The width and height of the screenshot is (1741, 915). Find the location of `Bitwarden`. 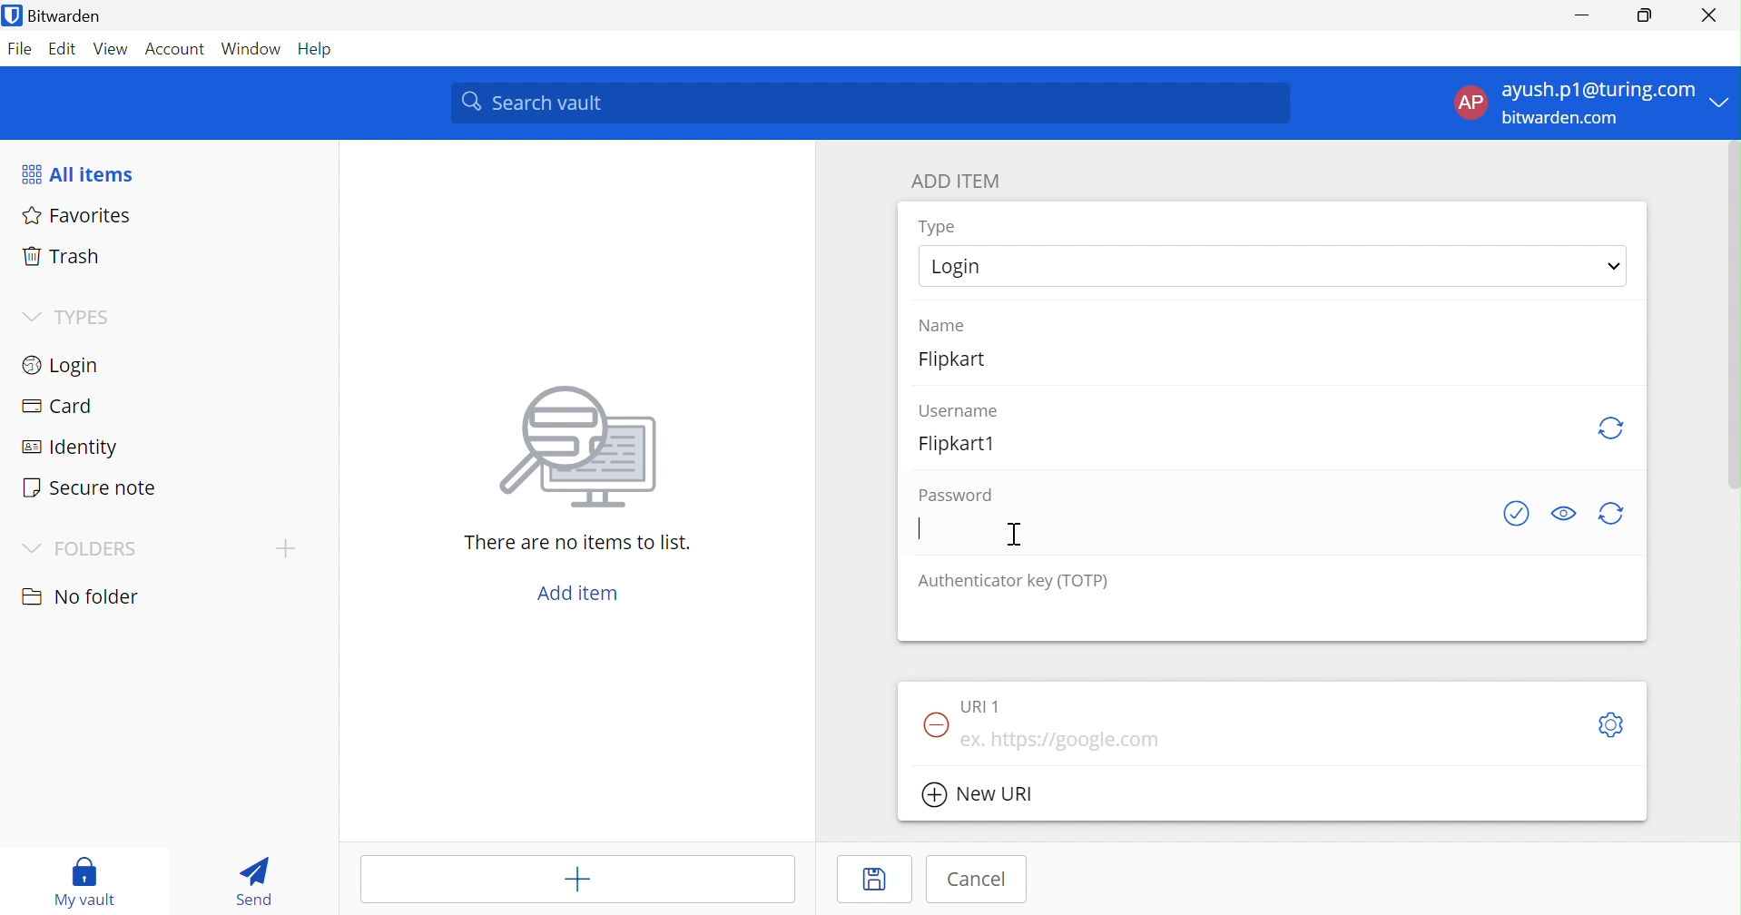

Bitwarden is located at coordinates (66, 17).